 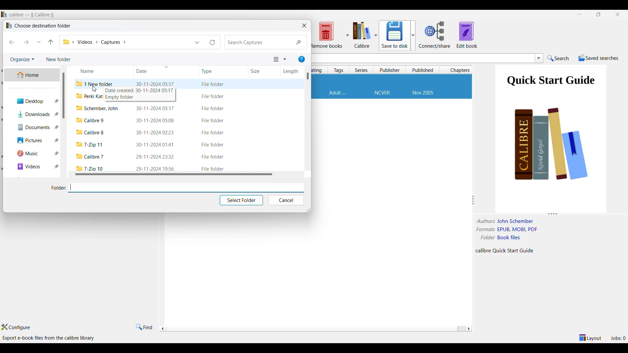 I want to click on file folder, so click(x=213, y=84).